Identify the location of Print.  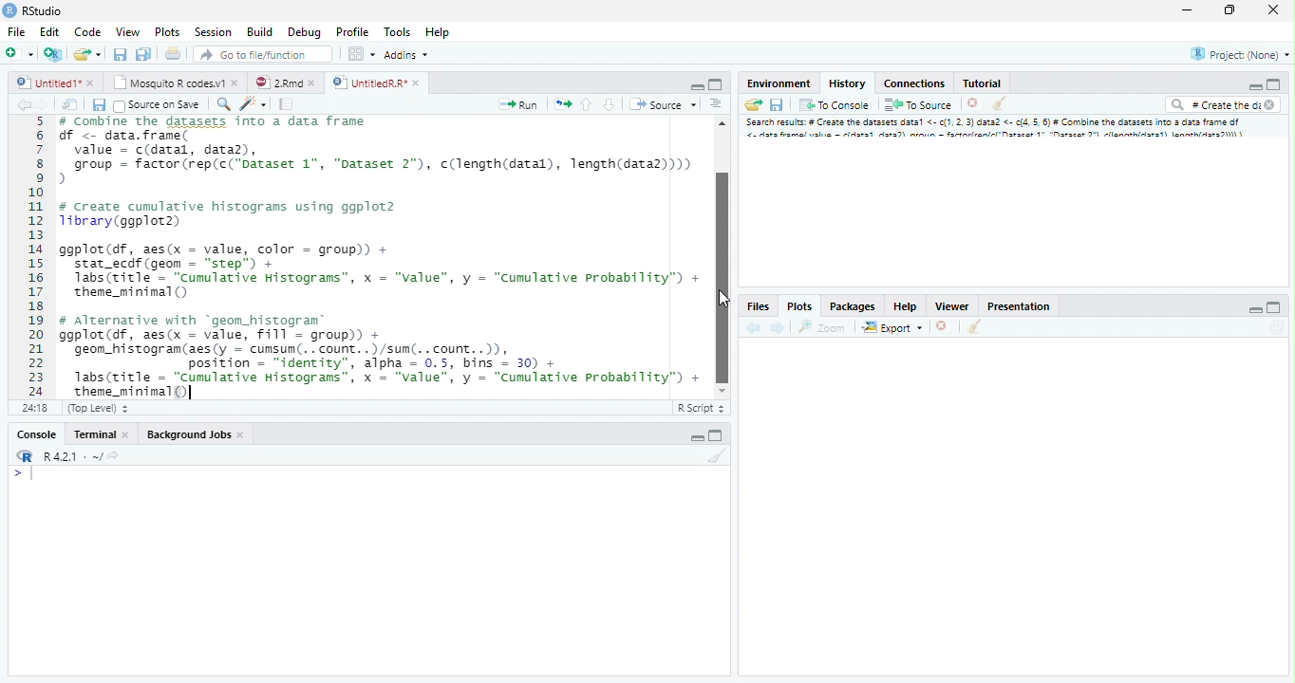
(176, 54).